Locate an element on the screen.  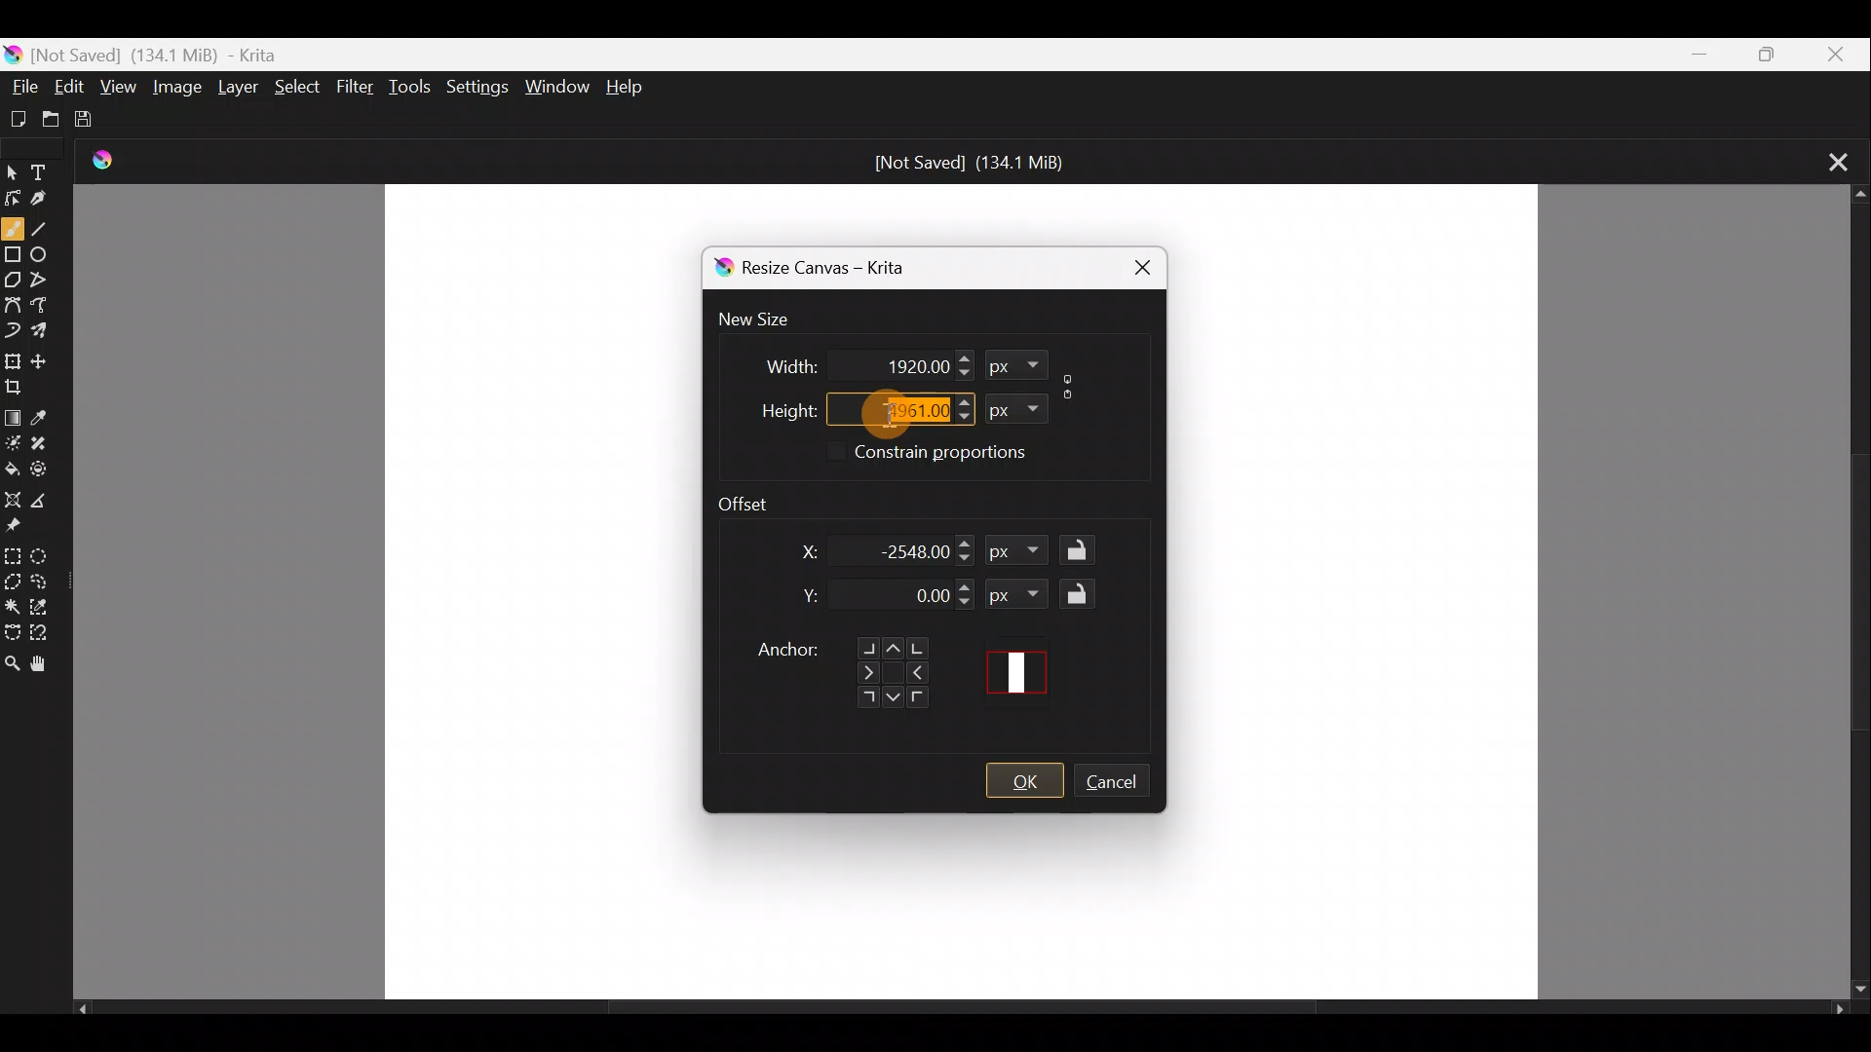
Close tab is located at coordinates (1830, 160).